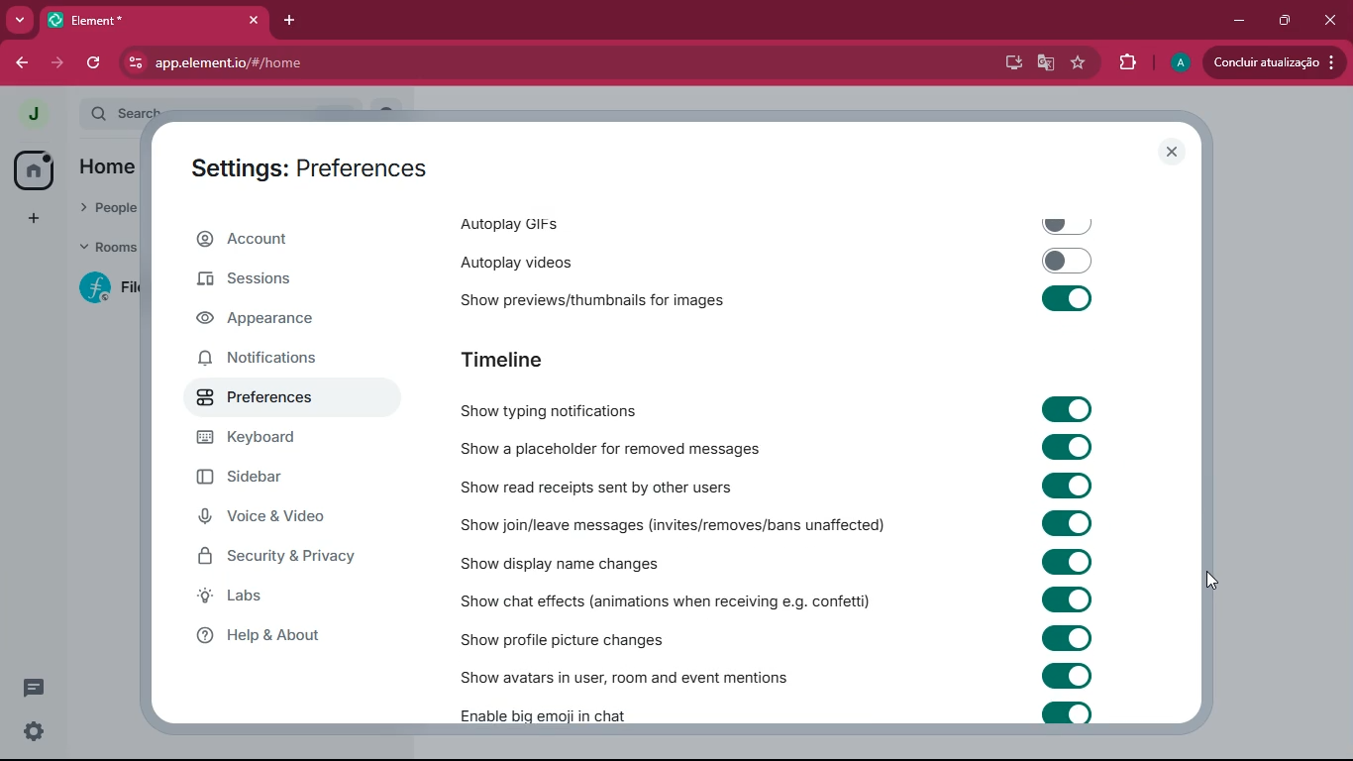  Describe the element at coordinates (32, 170) in the screenshot. I see `home` at that location.